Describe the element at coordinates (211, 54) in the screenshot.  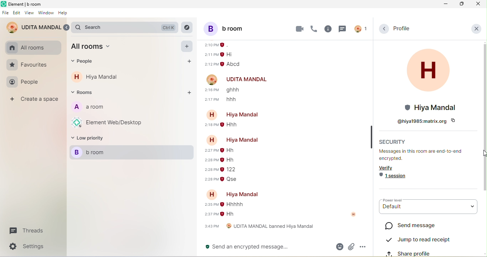
I see `time of message sending` at that location.